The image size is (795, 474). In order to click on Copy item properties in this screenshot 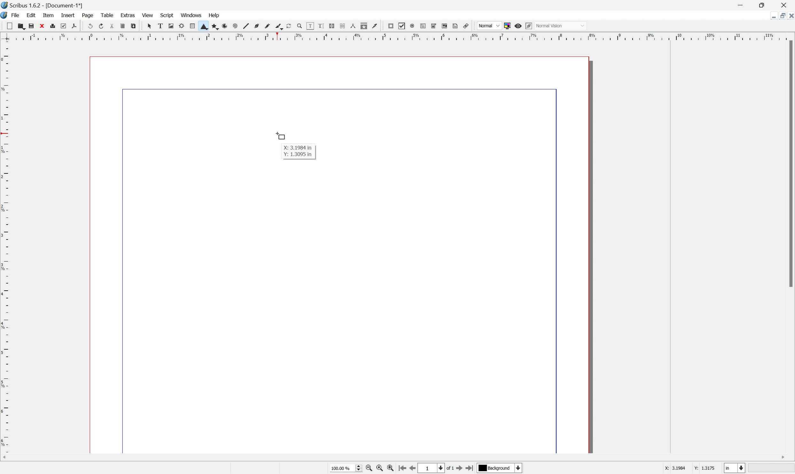, I will do `click(364, 27)`.